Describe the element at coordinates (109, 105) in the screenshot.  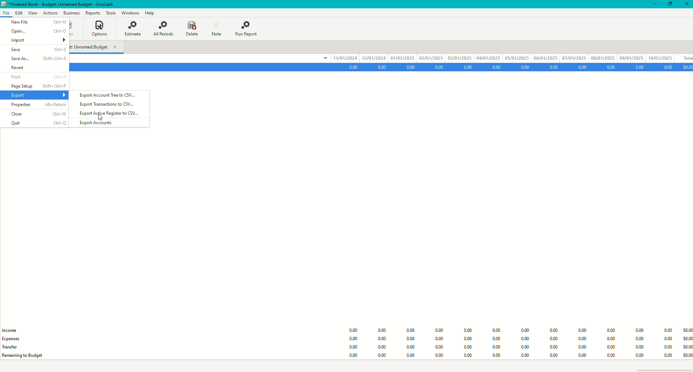
I see `Export Transactions to CSV` at that location.